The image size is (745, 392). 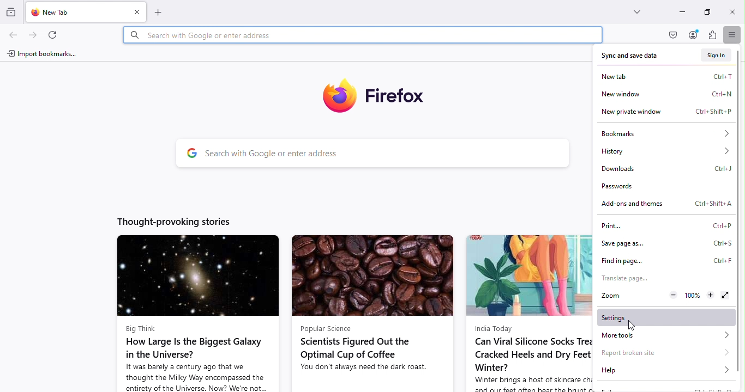 What do you see at coordinates (694, 34) in the screenshot?
I see `Account` at bounding box center [694, 34].